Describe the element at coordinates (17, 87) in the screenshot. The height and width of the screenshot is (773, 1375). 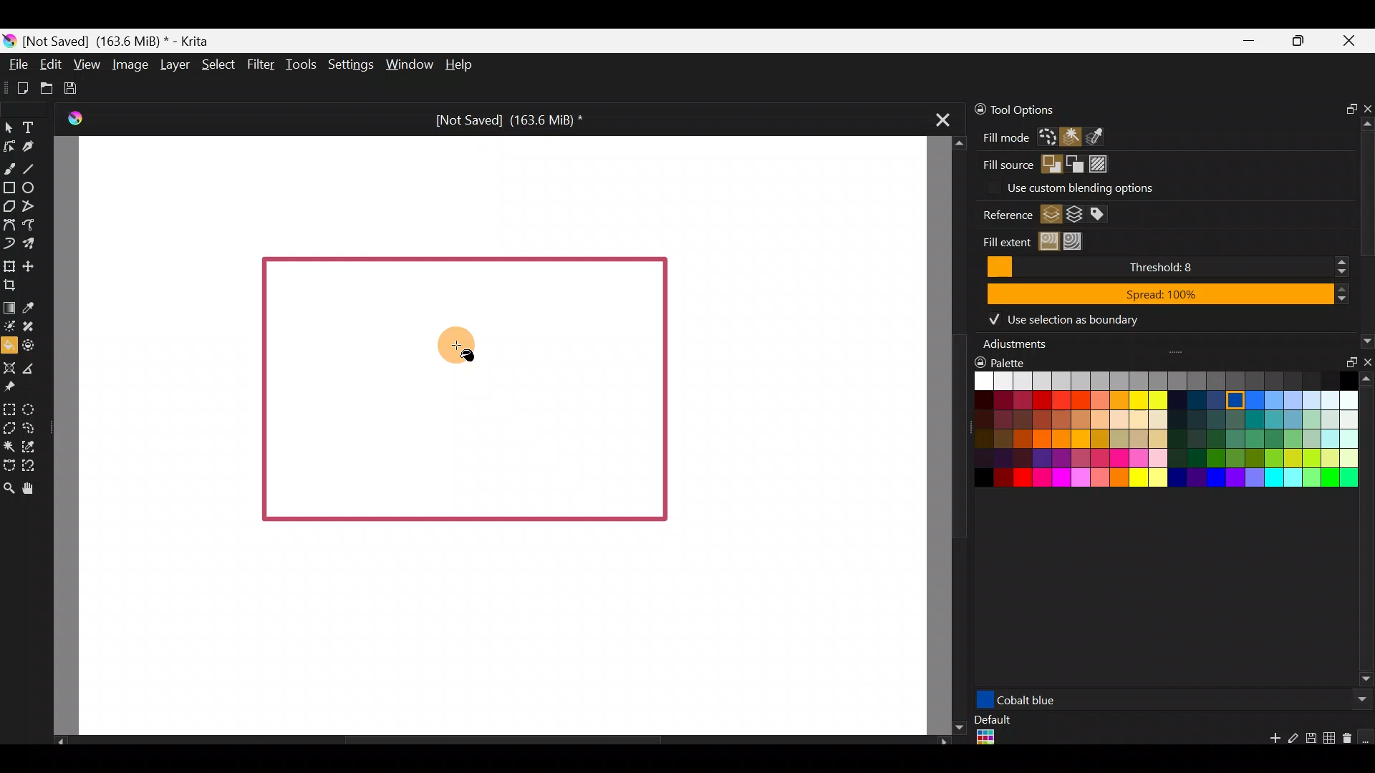
I see `Create new document` at that location.